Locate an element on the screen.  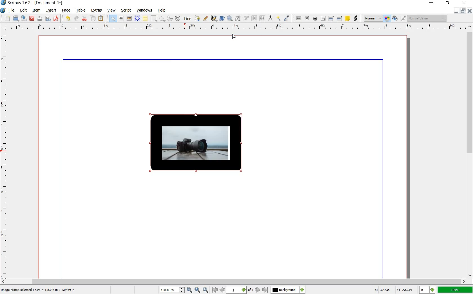
minimize is located at coordinates (432, 3).